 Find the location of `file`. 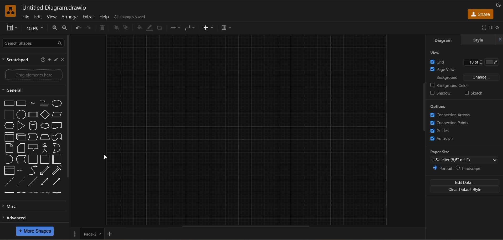

file is located at coordinates (25, 17).